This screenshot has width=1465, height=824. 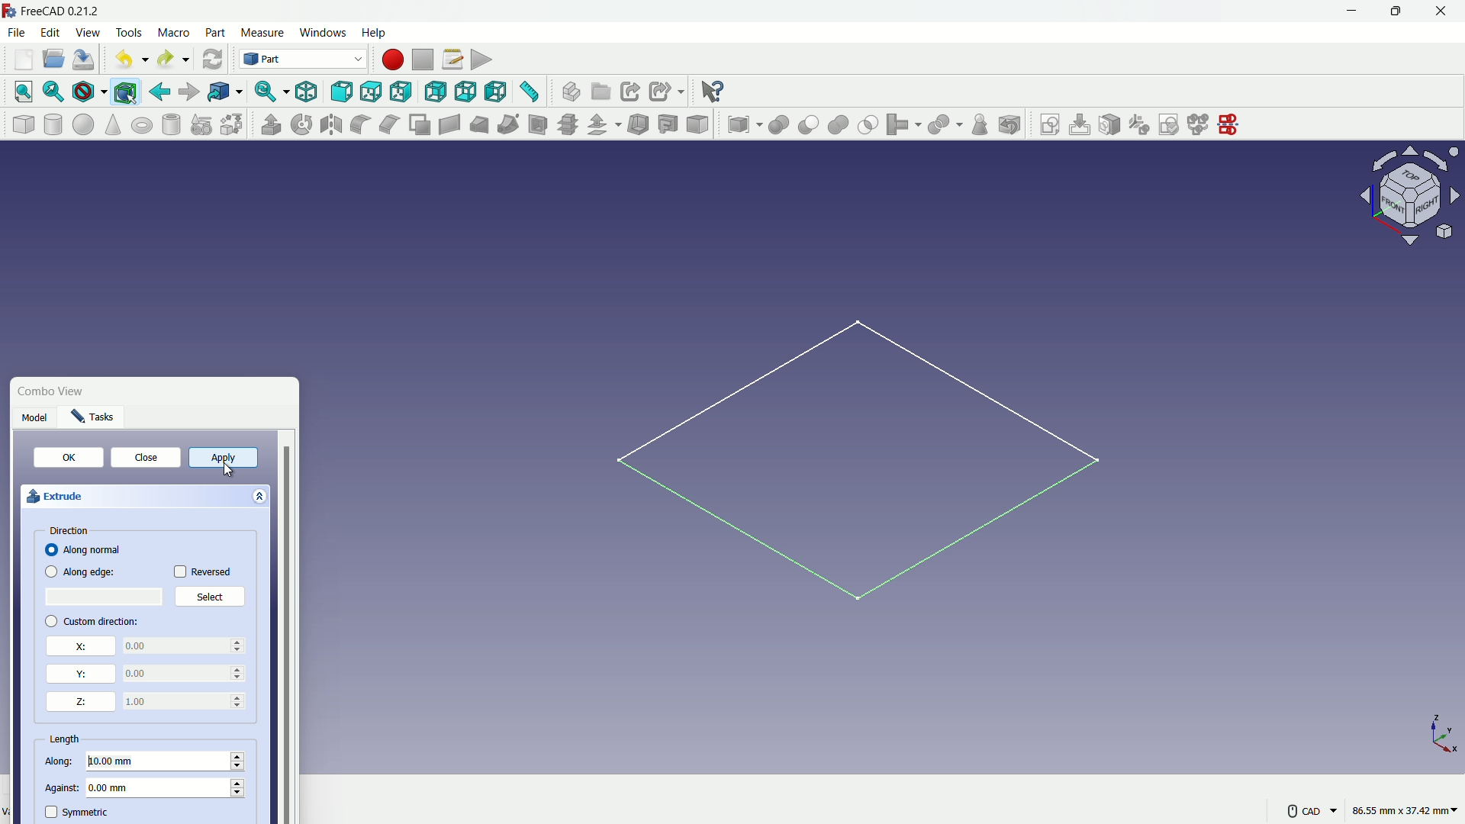 What do you see at coordinates (63, 11) in the screenshot?
I see `FreeCAD 0.21.2` at bounding box center [63, 11].